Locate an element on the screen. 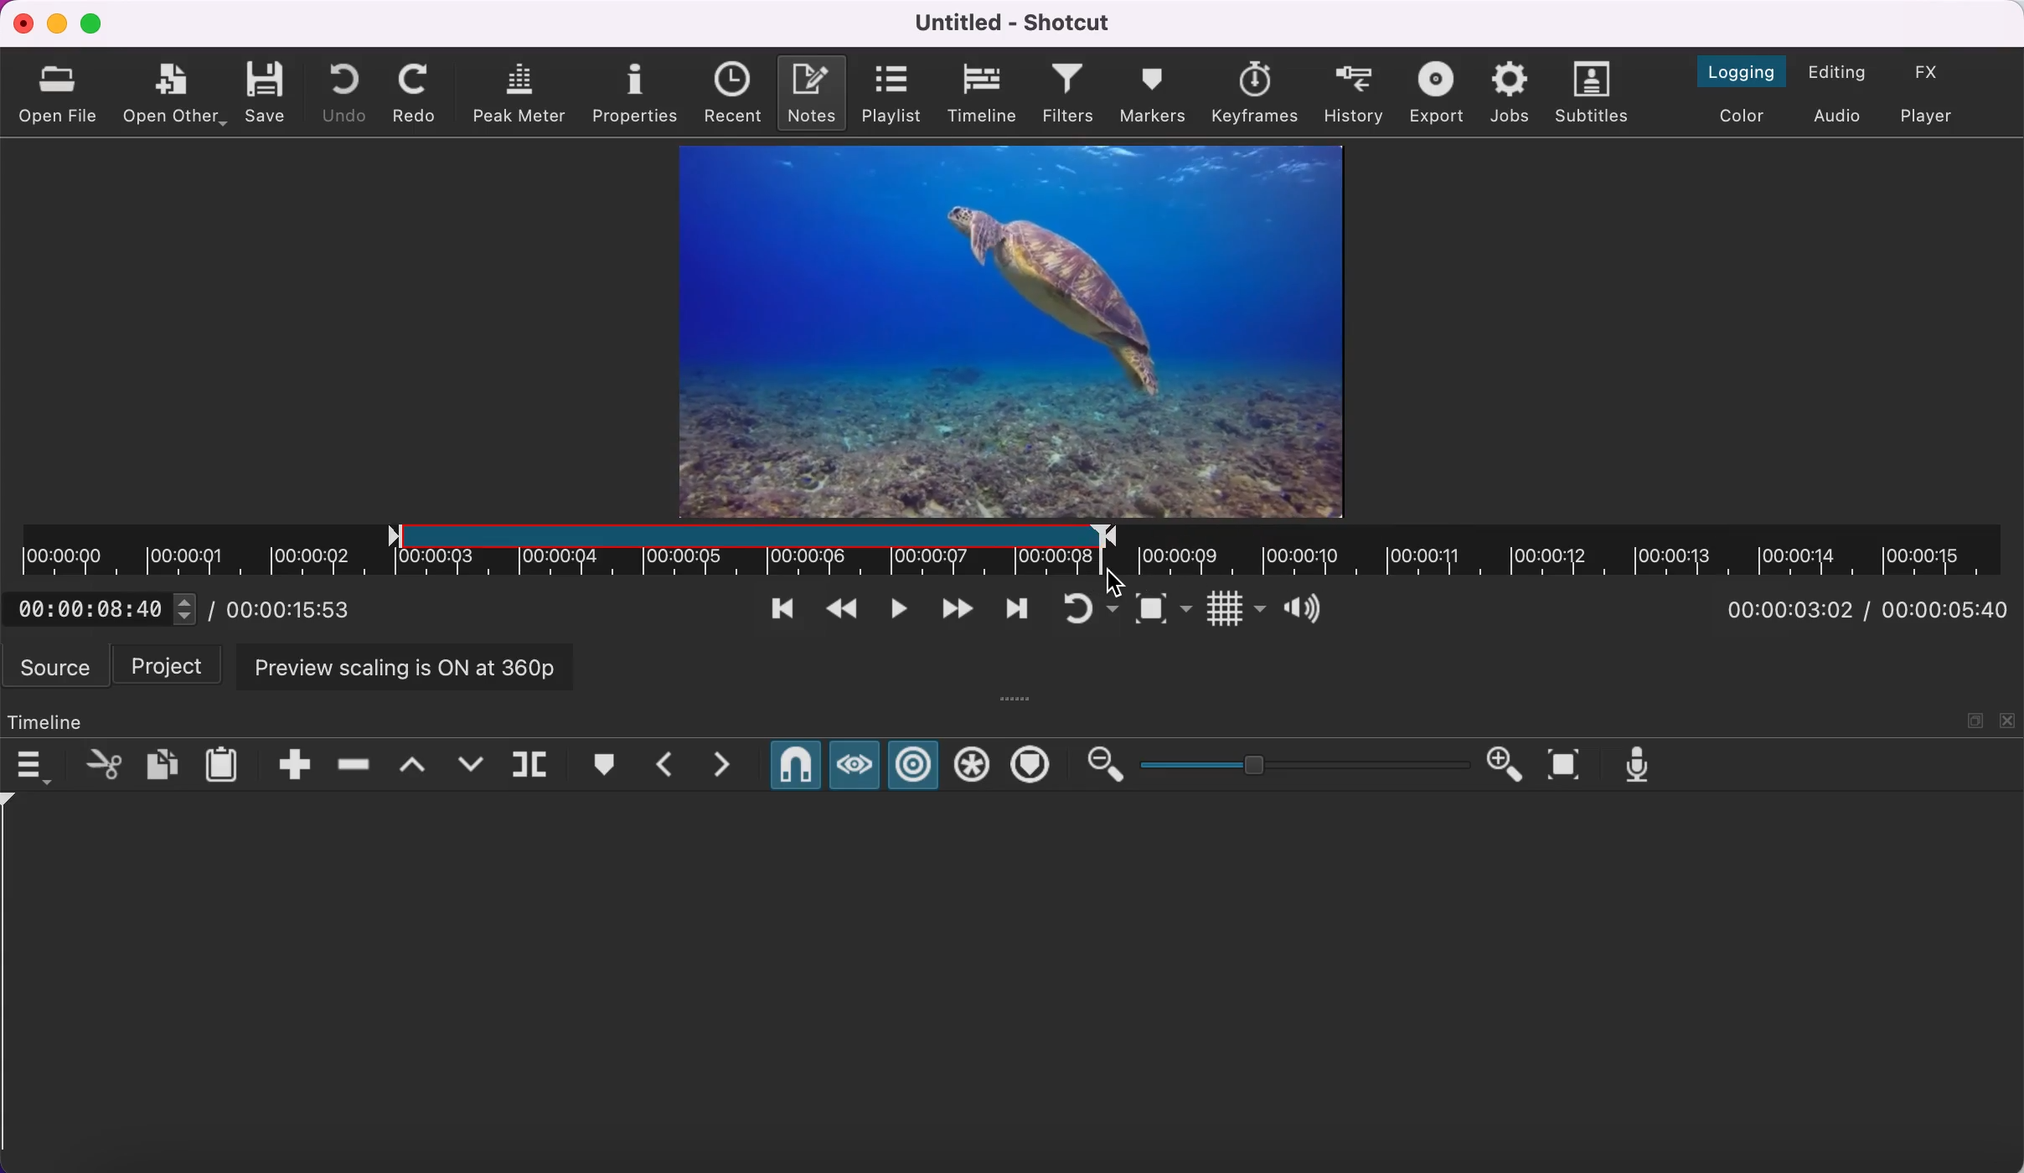 Image resolution: width=2024 pixels, height=1173 pixels. open file is located at coordinates (62, 90).